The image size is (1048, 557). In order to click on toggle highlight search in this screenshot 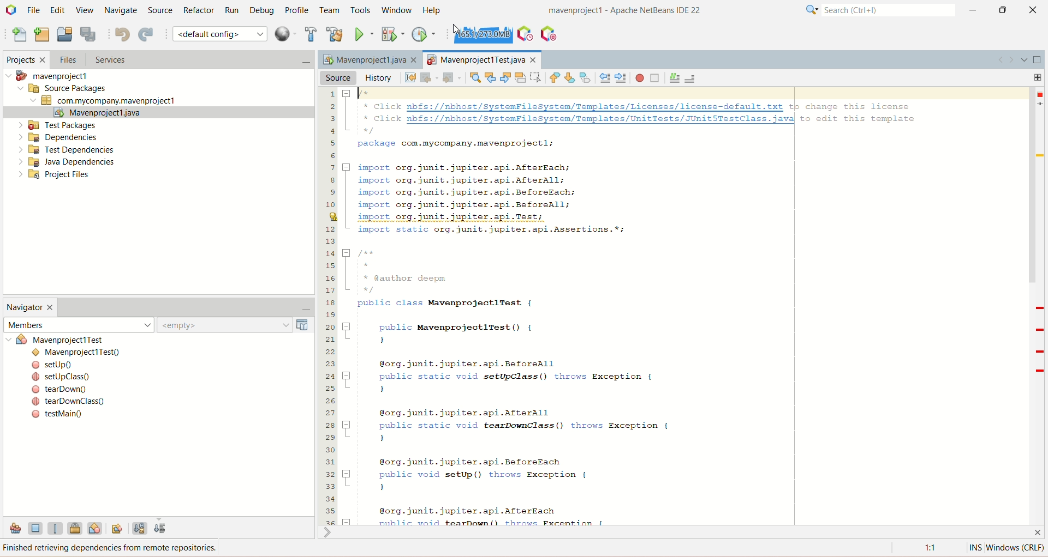, I will do `click(520, 78)`.